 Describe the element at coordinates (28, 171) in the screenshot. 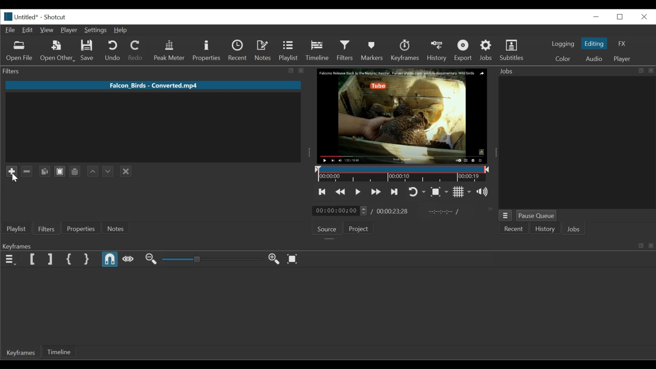

I see `Remove selected filter` at that location.